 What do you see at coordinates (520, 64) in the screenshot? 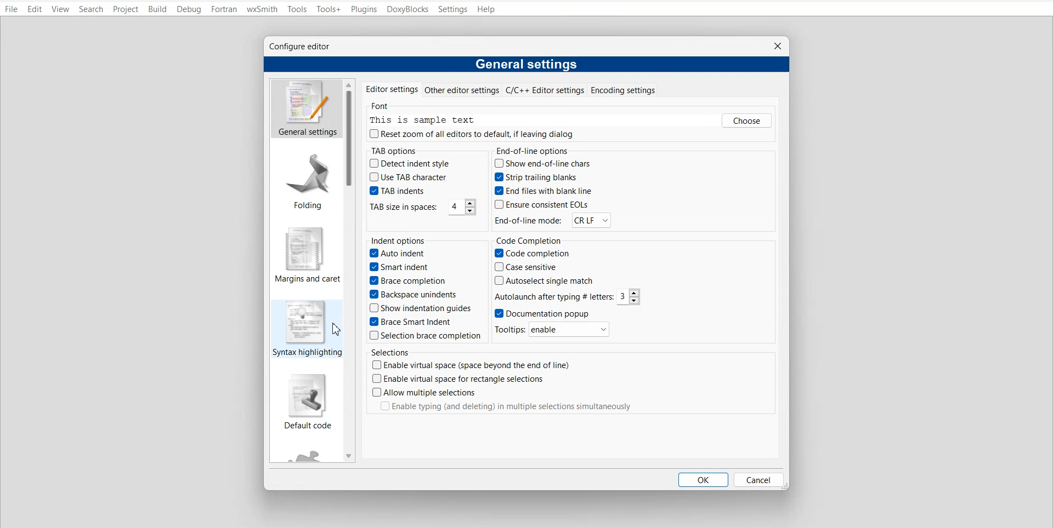
I see `General settings` at bounding box center [520, 64].